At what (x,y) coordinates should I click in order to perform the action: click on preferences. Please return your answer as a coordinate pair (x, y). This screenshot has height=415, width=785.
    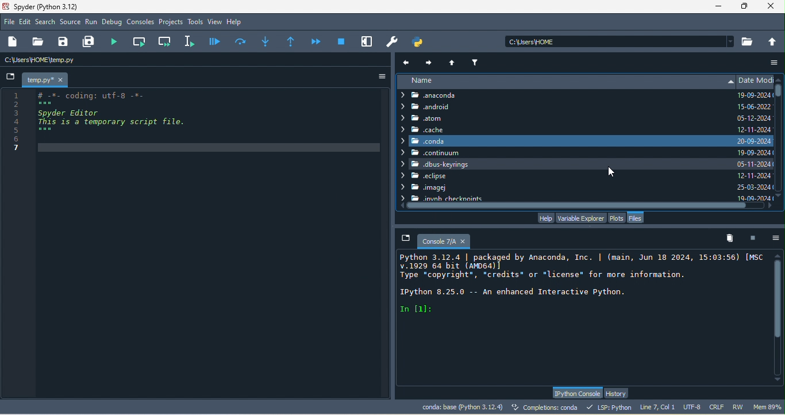
    Looking at the image, I should click on (393, 42).